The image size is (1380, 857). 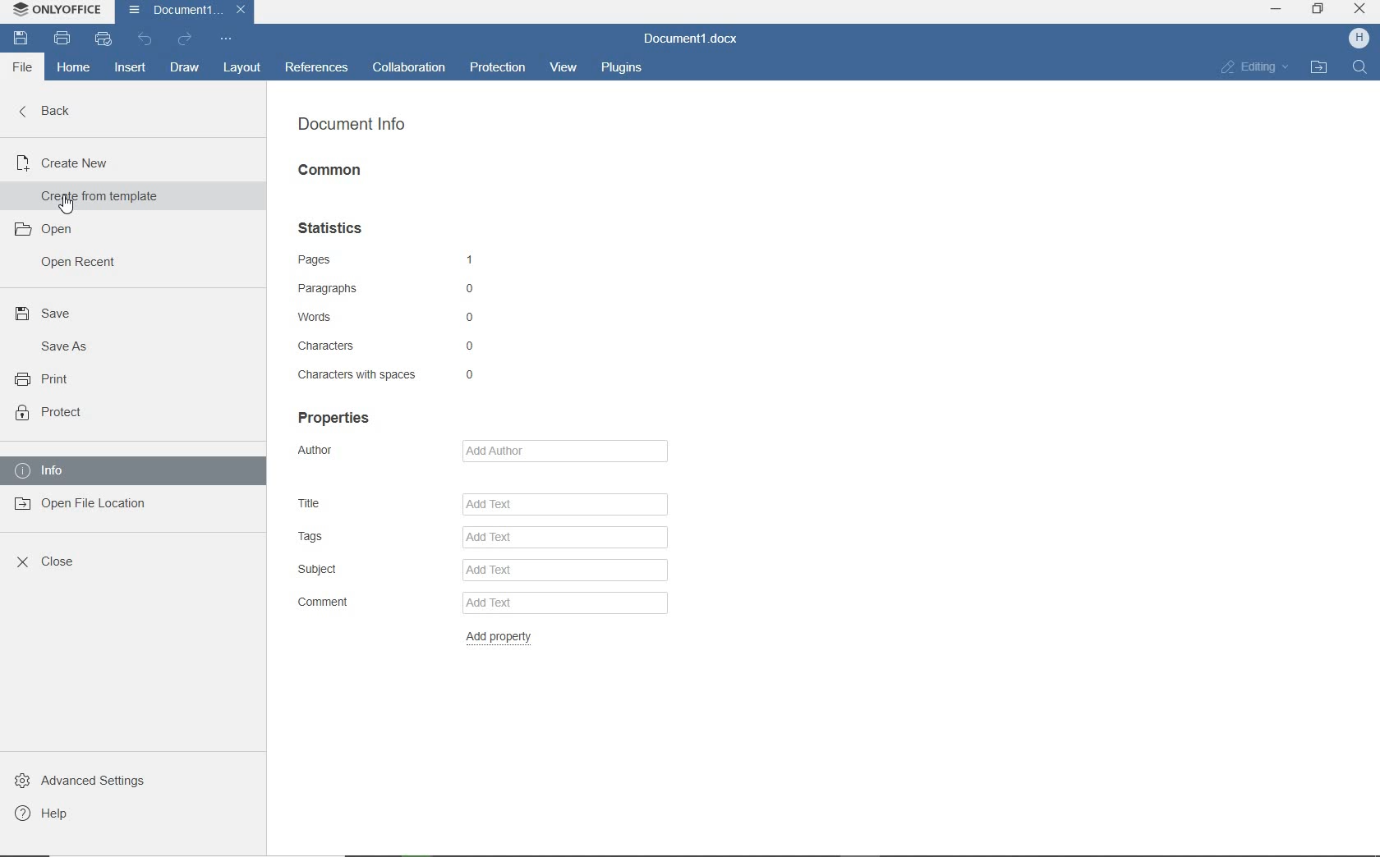 What do you see at coordinates (44, 111) in the screenshot?
I see `back` at bounding box center [44, 111].